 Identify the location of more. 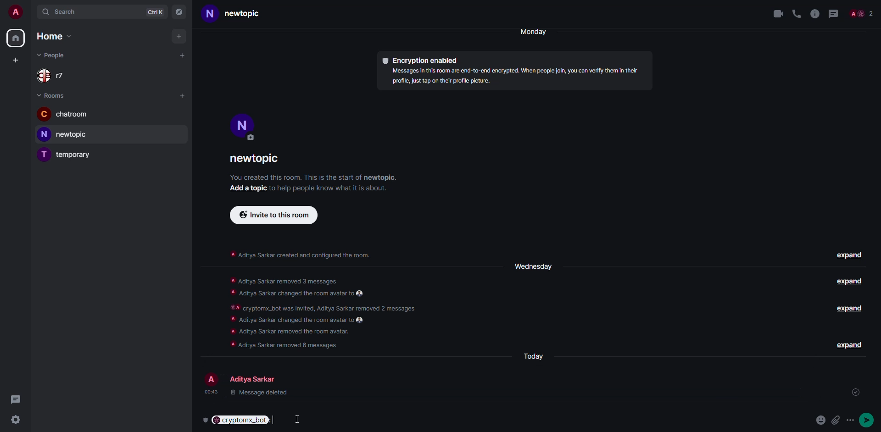
(852, 420).